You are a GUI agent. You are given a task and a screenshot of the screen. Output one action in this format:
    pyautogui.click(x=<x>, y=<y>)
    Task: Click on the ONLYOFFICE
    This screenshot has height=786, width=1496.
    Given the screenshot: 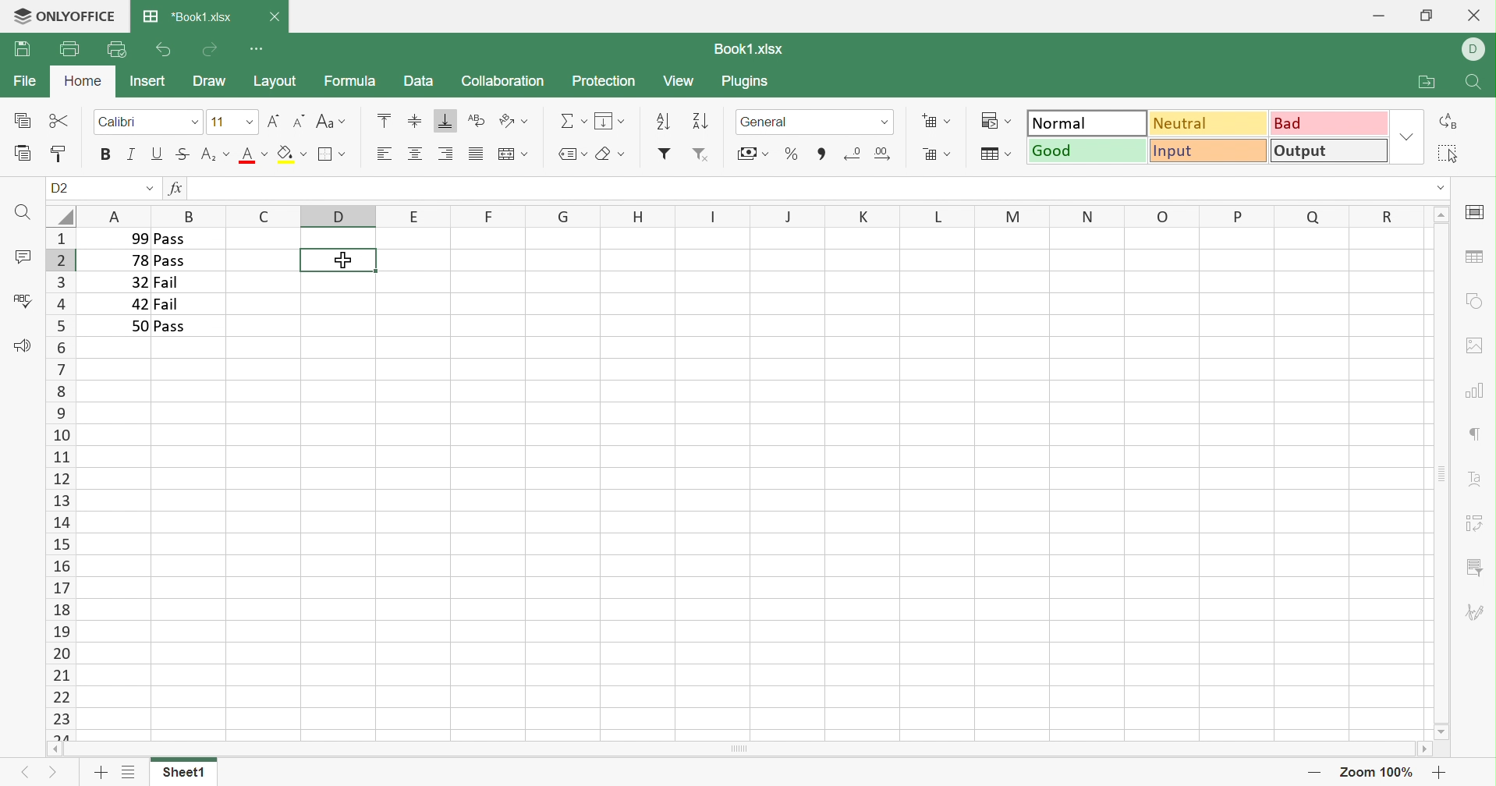 What is the action you would take?
    pyautogui.click(x=80, y=15)
    